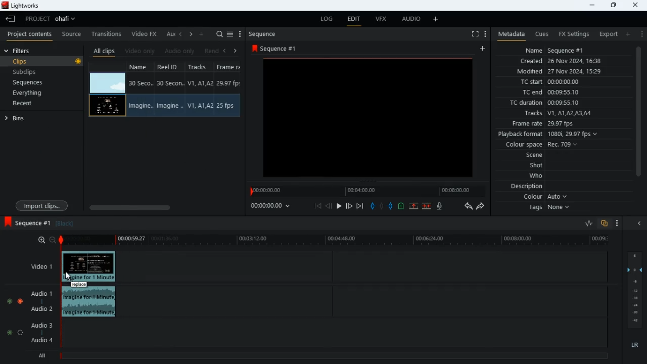  I want to click on created, so click(562, 62).